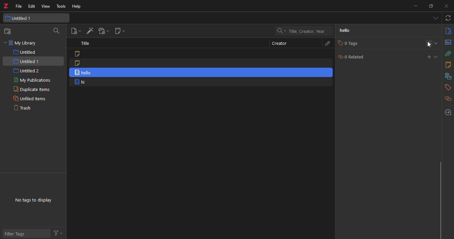 The height and width of the screenshot is (239, 454). I want to click on edit, so click(32, 6).